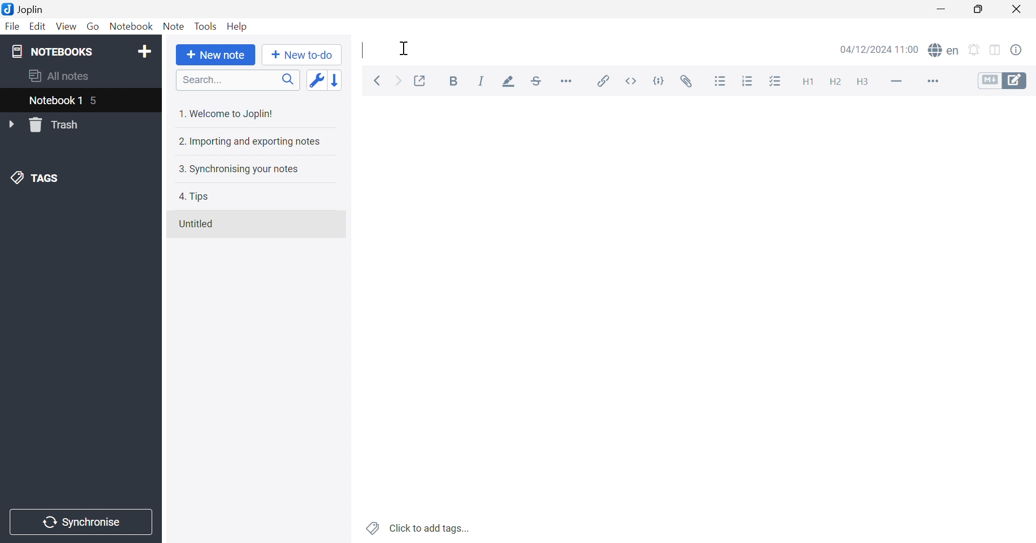 This screenshot has height=543, width=1036. What do you see at coordinates (483, 82) in the screenshot?
I see `Italic` at bounding box center [483, 82].